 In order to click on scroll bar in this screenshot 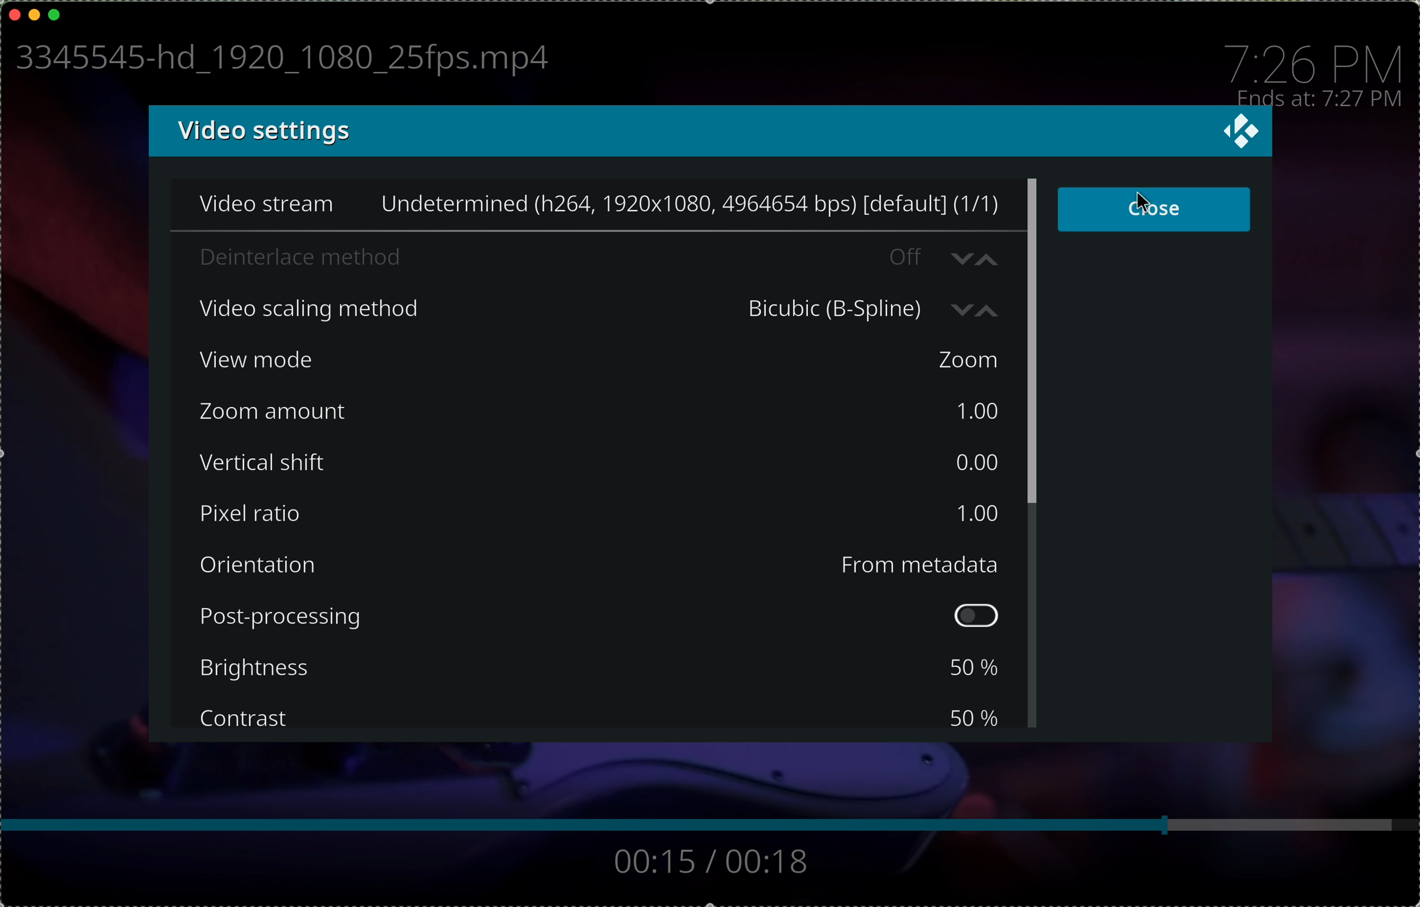, I will do `click(1033, 339)`.